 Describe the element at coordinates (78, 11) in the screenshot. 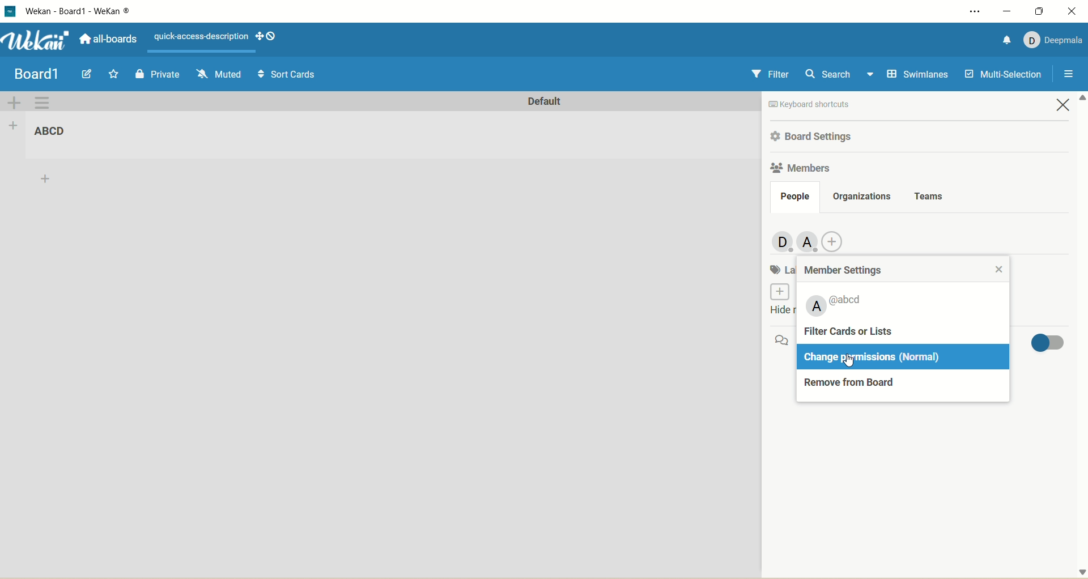

I see `wekan-wekan` at that location.